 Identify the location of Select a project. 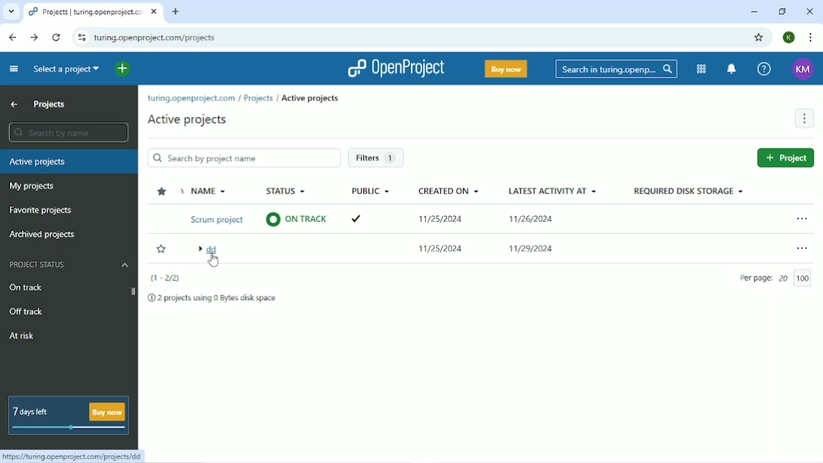
(66, 69).